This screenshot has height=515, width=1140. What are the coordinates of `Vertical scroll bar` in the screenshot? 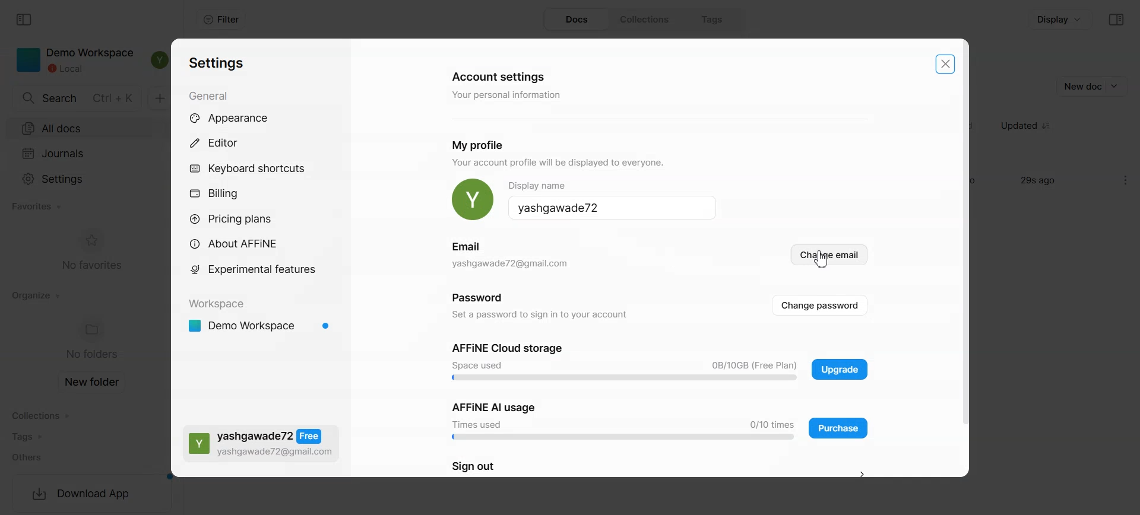 It's located at (962, 259).